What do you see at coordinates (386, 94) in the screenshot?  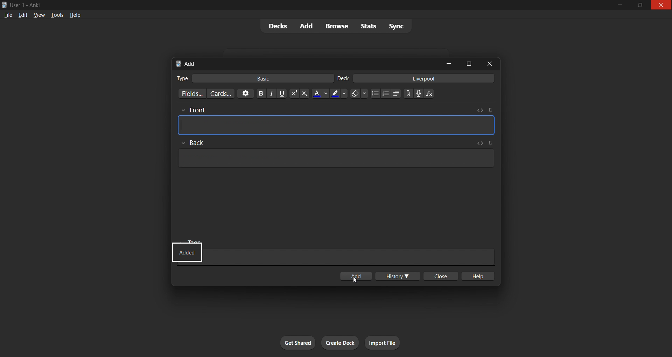 I see `ordered list` at bounding box center [386, 94].